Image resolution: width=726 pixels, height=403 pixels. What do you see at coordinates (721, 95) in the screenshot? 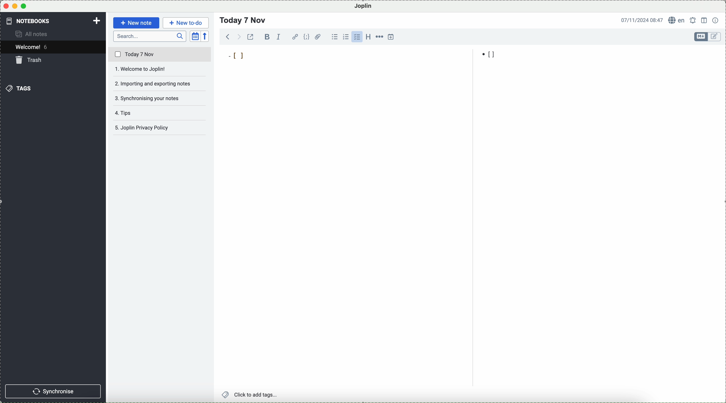
I see `vertical scroll bar` at bounding box center [721, 95].